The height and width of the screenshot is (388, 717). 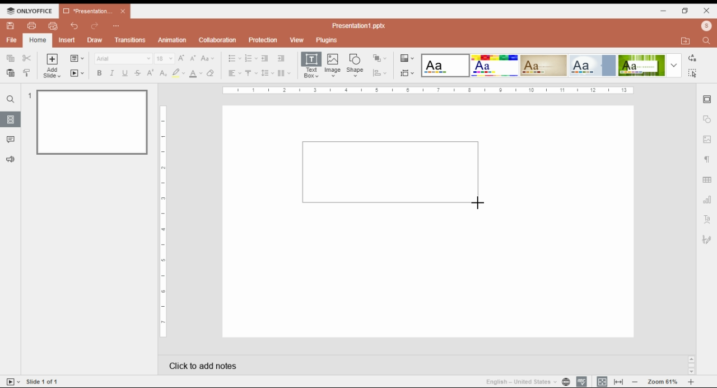 I want to click on redo, so click(x=94, y=27).